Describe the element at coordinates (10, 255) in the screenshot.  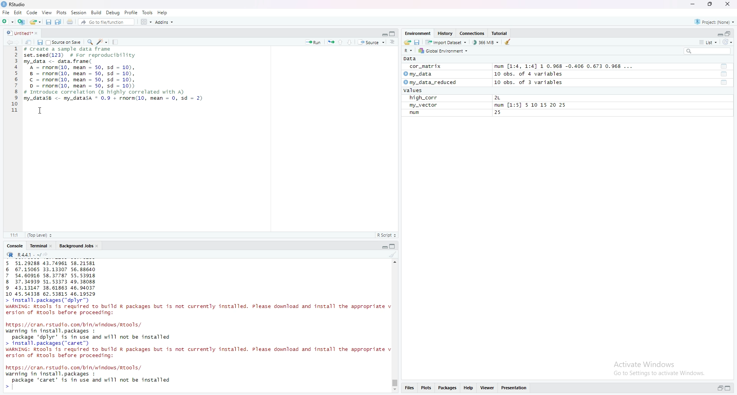
I see `R` at that location.